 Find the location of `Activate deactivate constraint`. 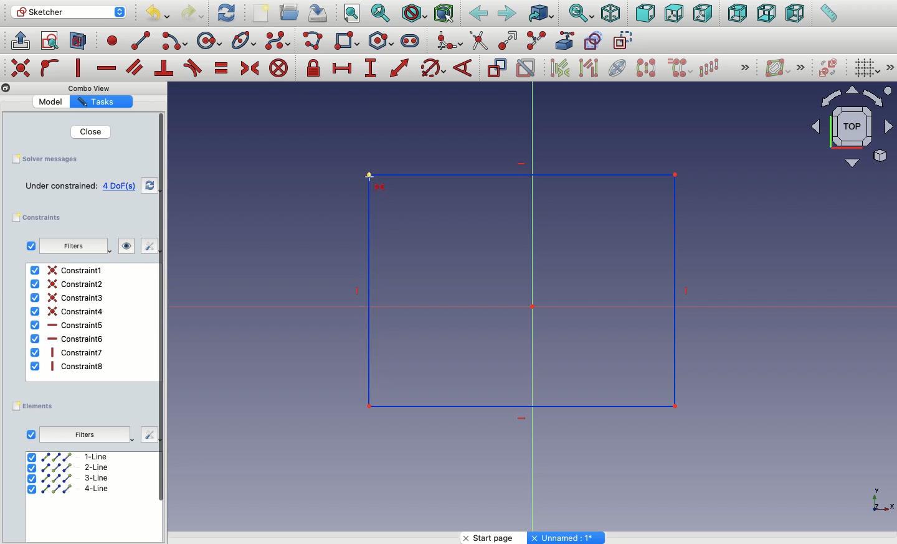

Activate deactivate constraint is located at coordinates (526, 69).